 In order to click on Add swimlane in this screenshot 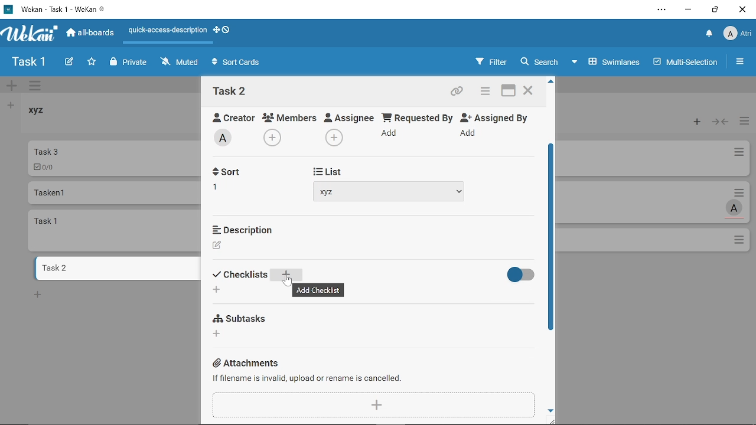, I will do `click(12, 87)`.